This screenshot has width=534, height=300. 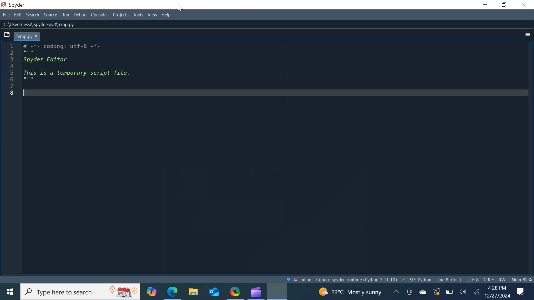 What do you see at coordinates (234, 291) in the screenshot?
I see `ShareX` at bounding box center [234, 291].